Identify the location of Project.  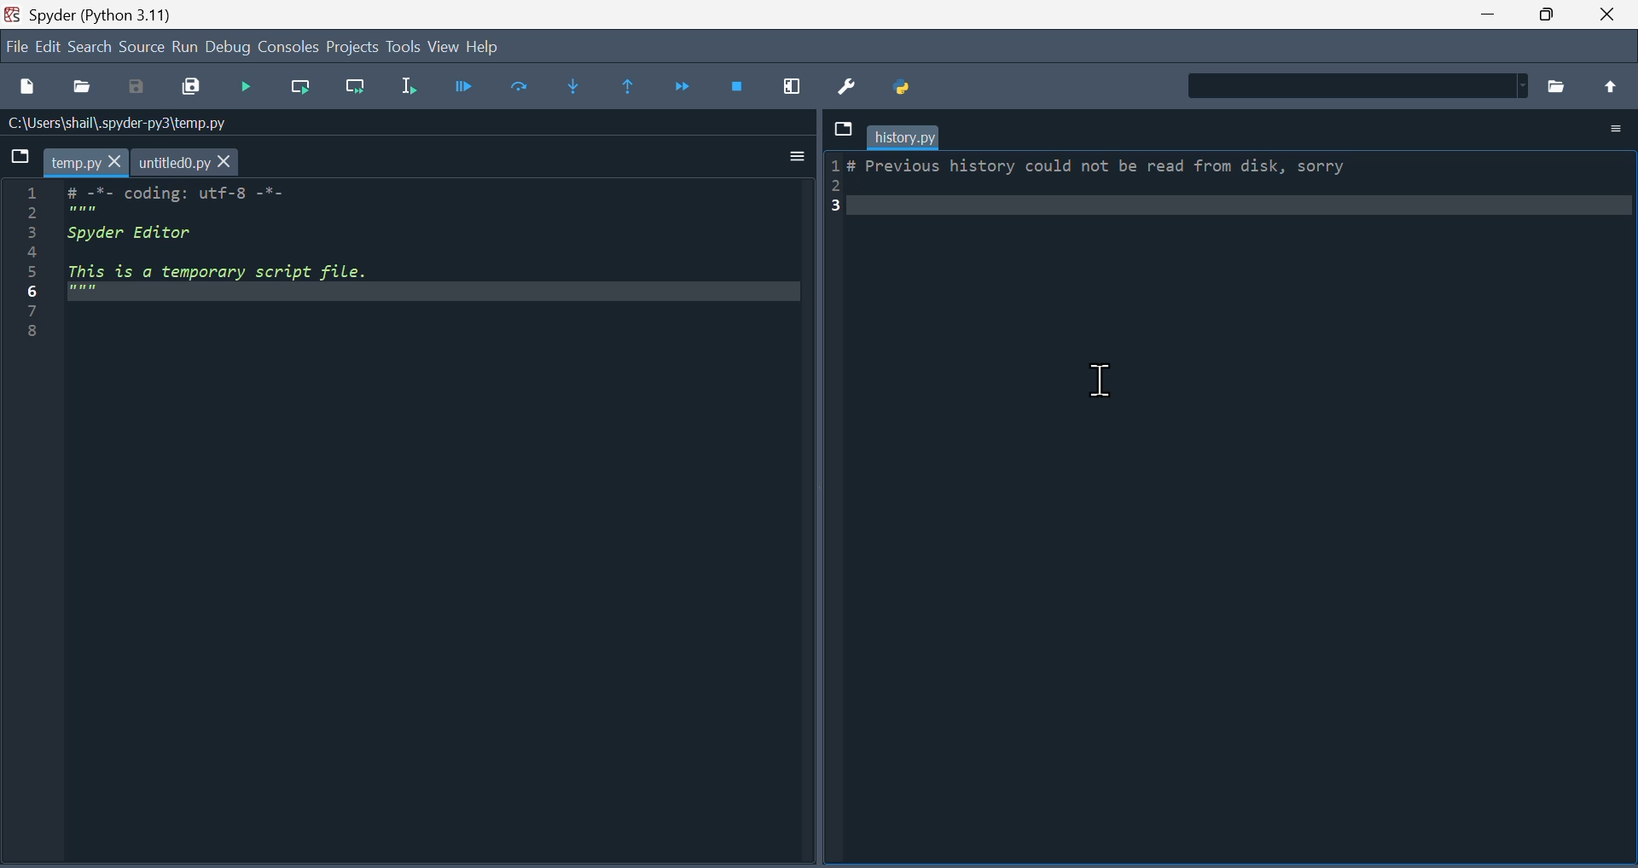
(353, 45).